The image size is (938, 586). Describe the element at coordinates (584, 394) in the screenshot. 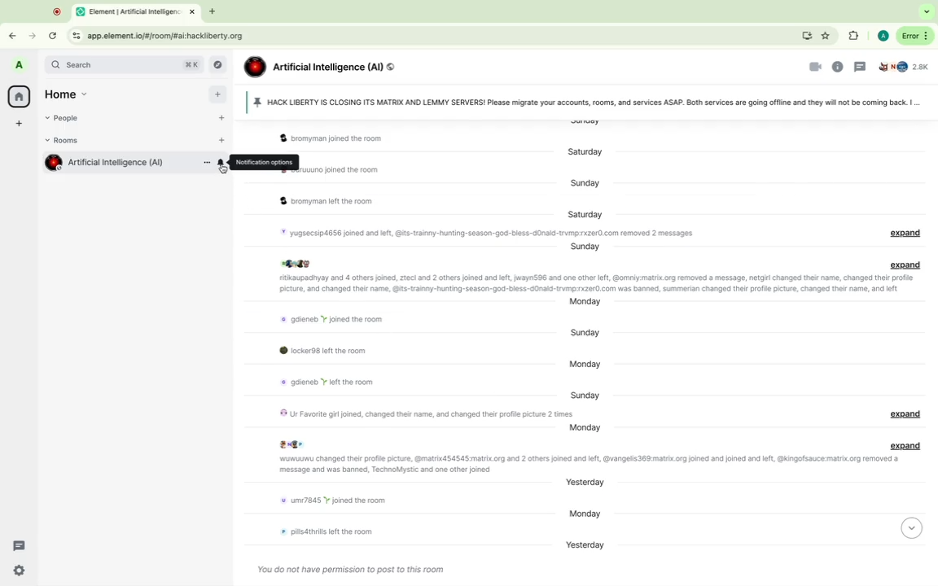

I see `Day` at that location.